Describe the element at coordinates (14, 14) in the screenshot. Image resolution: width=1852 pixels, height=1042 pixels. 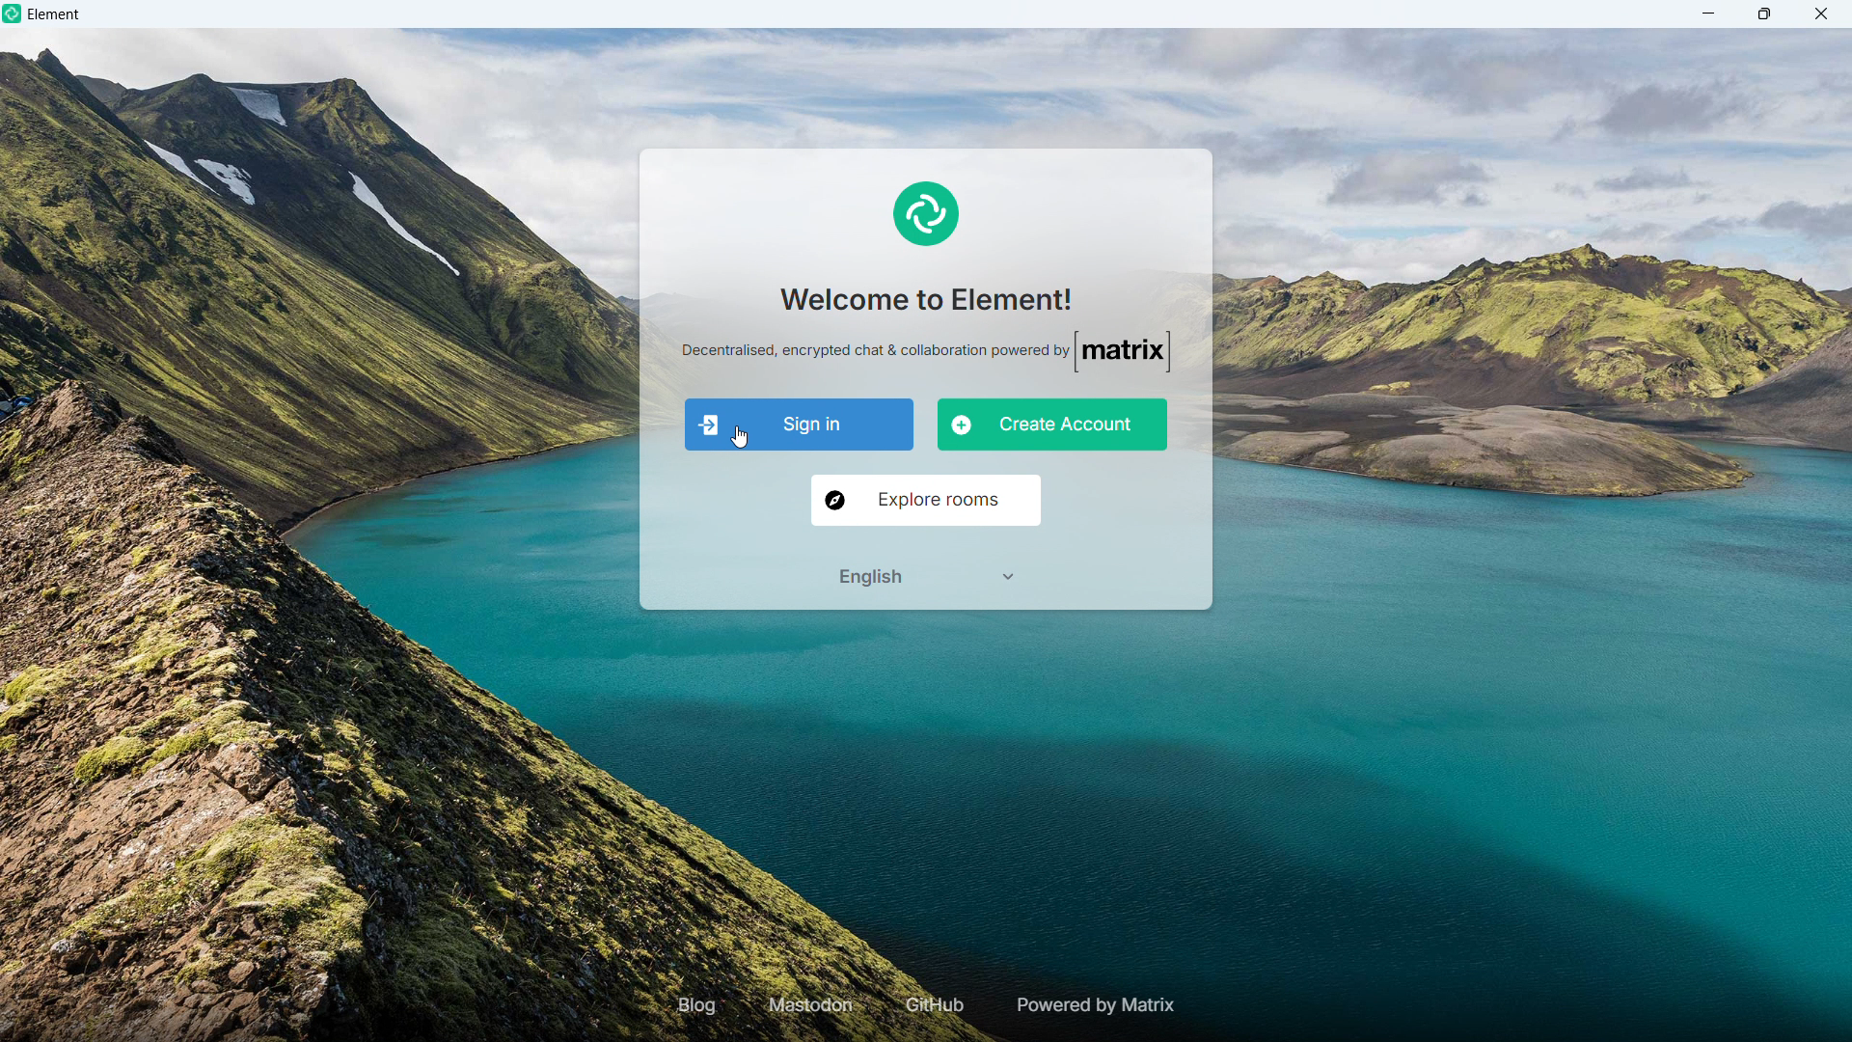
I see `element logo` at that location.